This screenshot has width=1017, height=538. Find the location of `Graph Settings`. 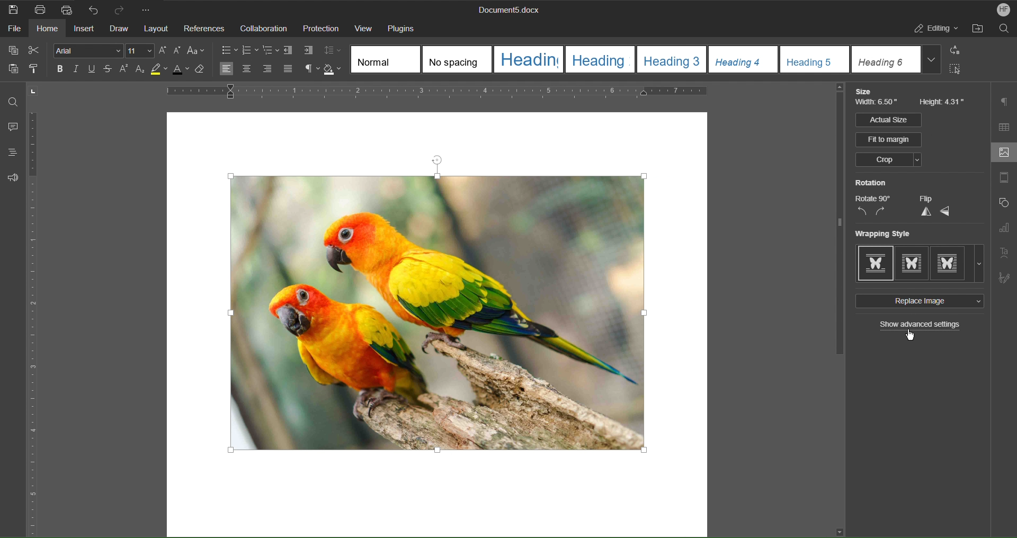

Graph Settings is located at coordinates (1004, 230).